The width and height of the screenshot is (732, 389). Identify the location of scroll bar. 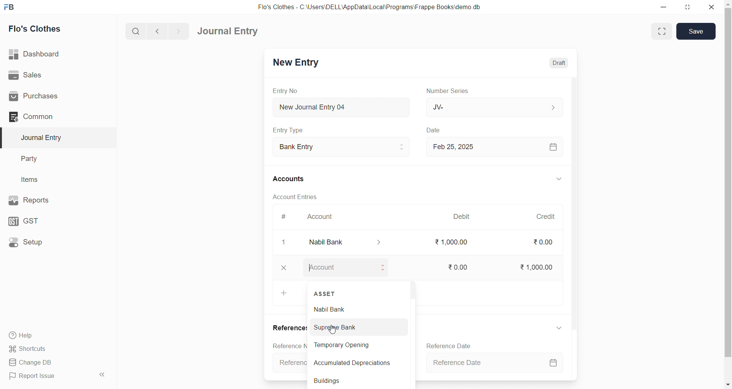
(727, 195).